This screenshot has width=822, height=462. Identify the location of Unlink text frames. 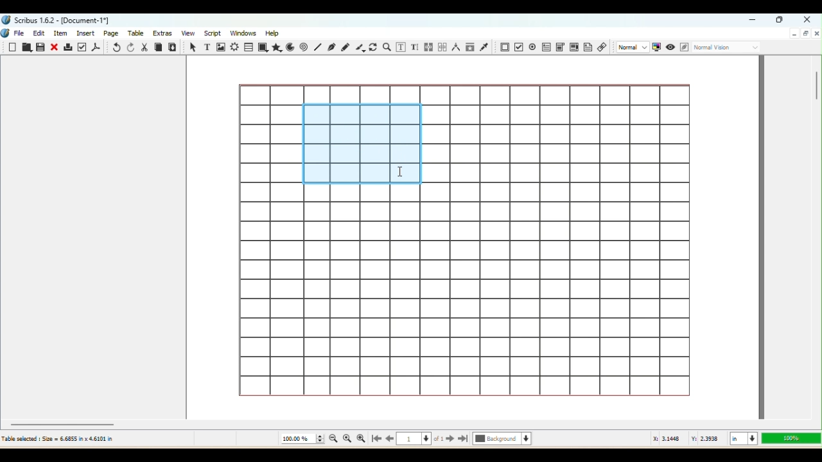
(441, 46).